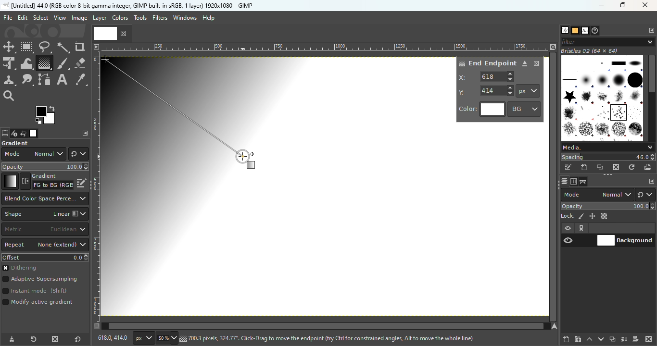 Image resolution: width=657 pixels, height=346 pixels. Describe the element at coordinates (96, 186) in the screenshot. I see `Vertical ruler` at that location.